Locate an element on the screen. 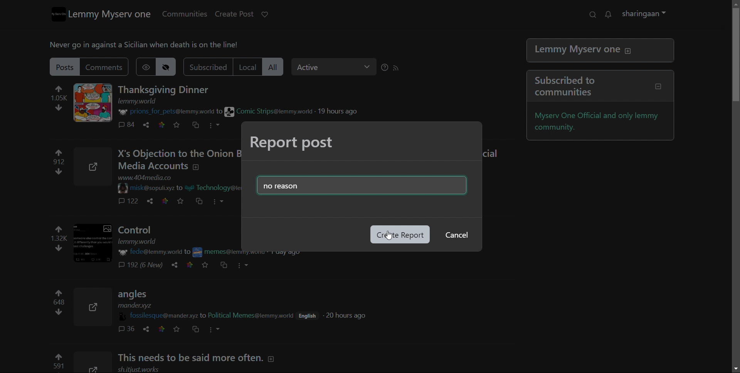 The height and width of the screenshot is (373, 740). Scroll bar is located at coordinates (735, 86).